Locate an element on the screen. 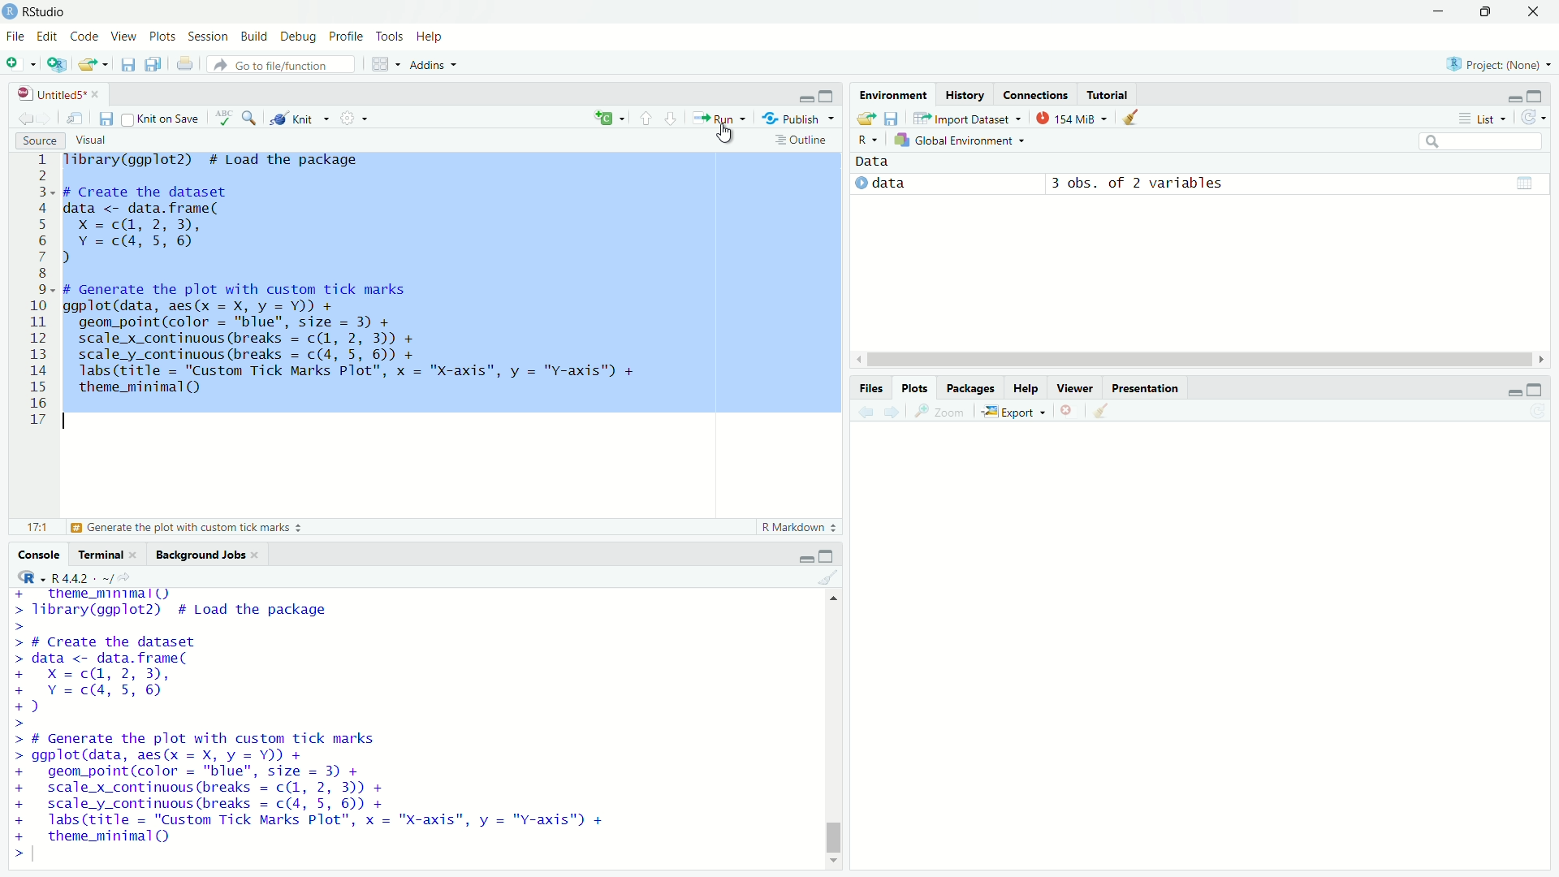  scrollbar is located at coordinates (832, 732).